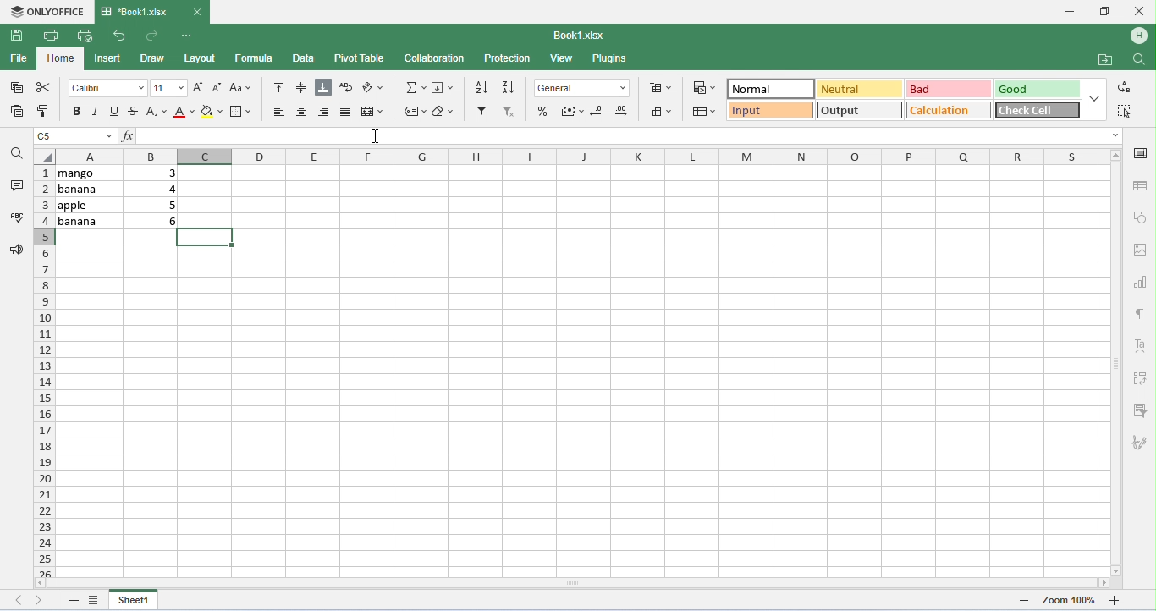  Describe the element at coordinates (134, 111) in the screenshot. I see `strikethrough` at that location.